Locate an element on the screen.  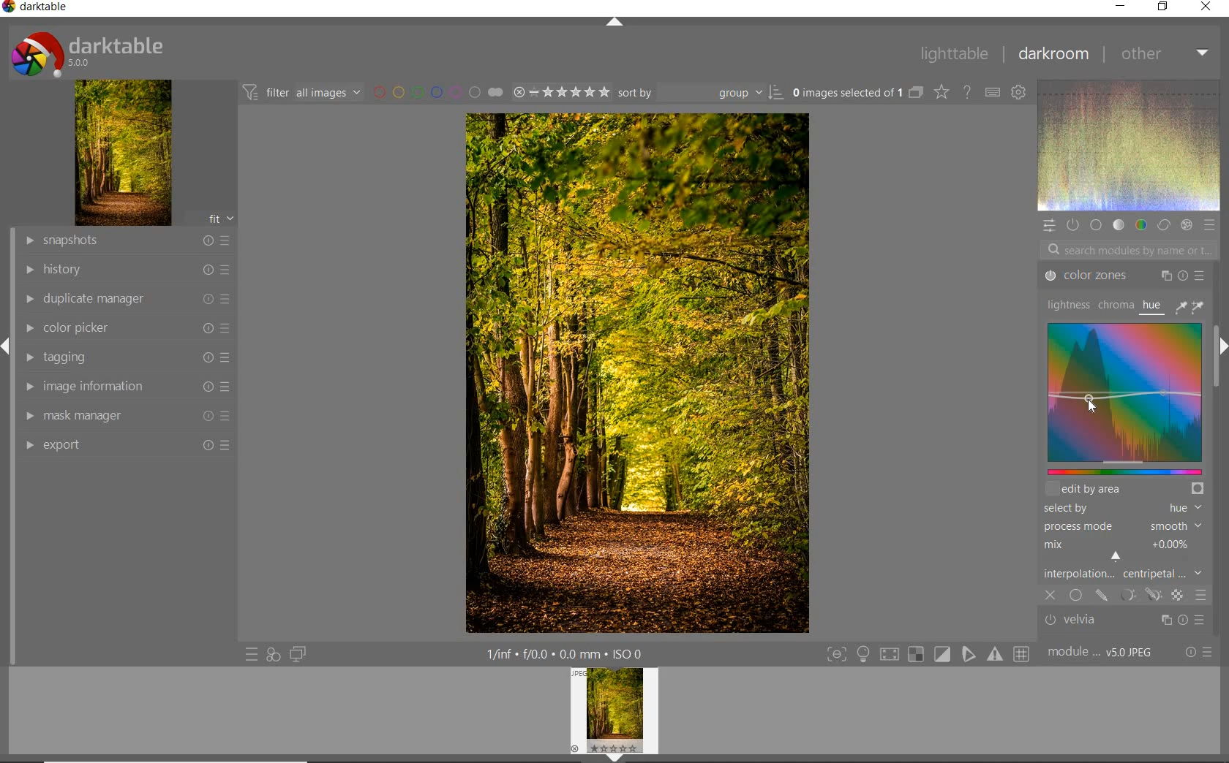
shift+alt+scroll to change height is located at coordinates (1110, 490).